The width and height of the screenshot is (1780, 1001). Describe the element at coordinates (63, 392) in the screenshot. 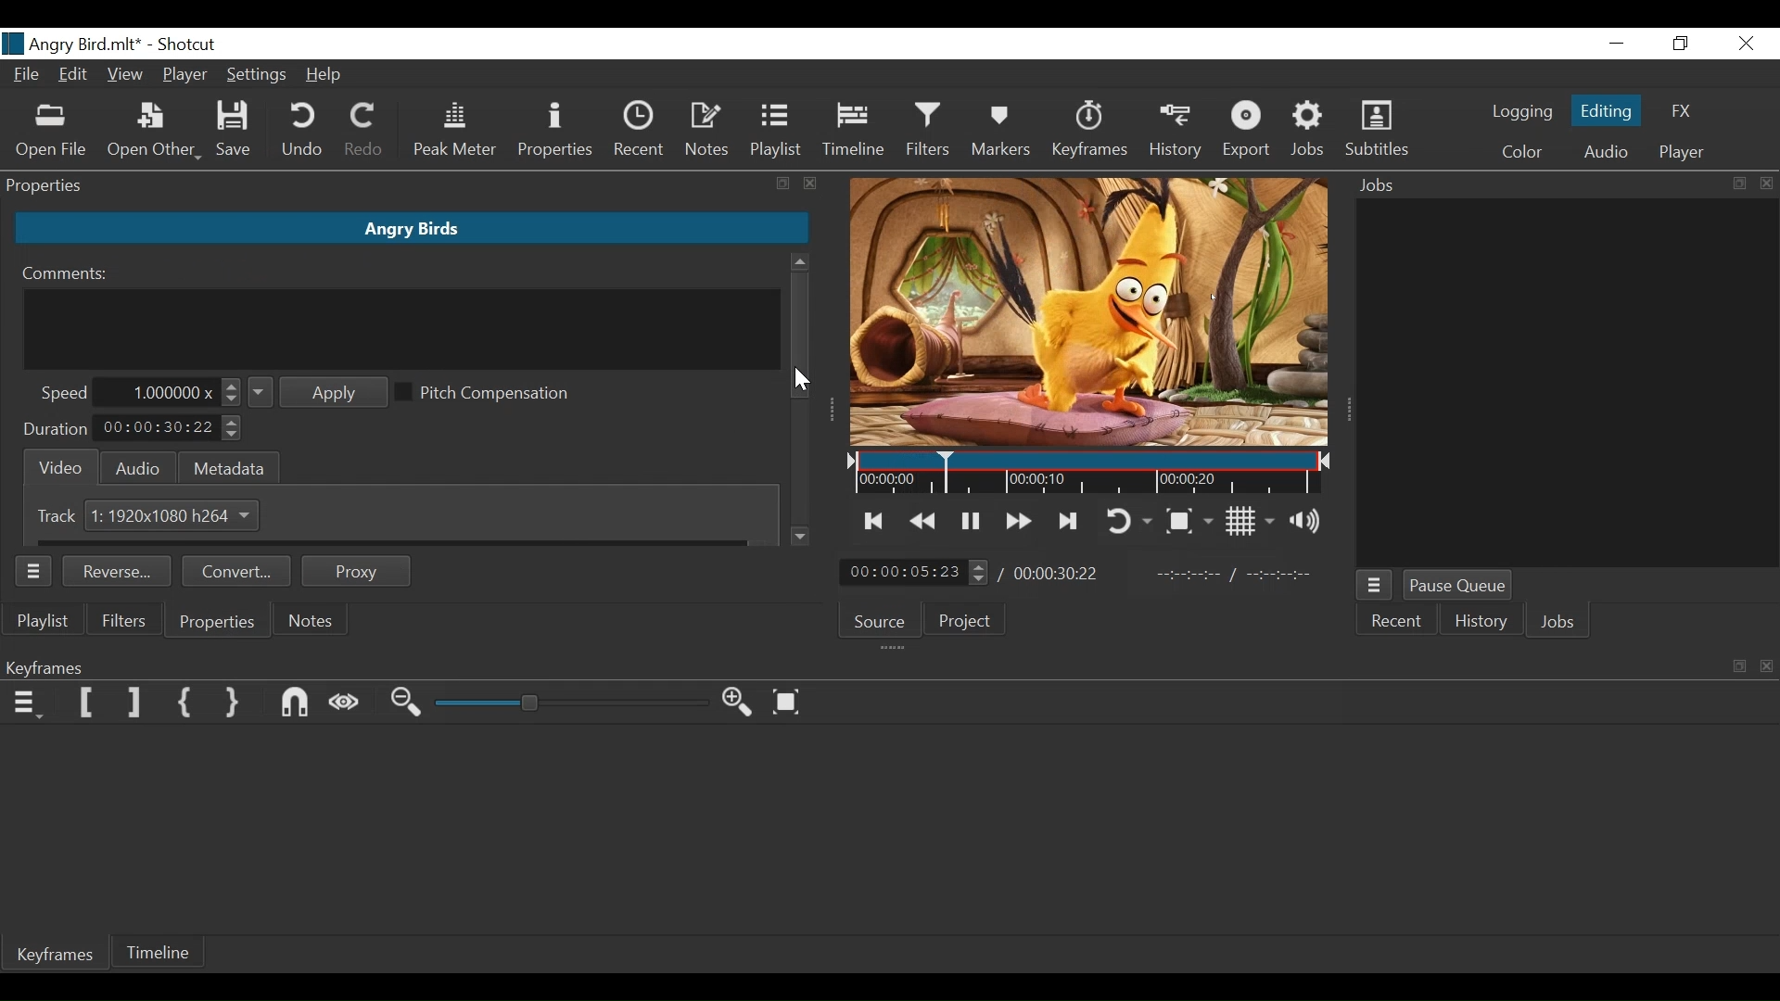

I see `Speed` at that location.